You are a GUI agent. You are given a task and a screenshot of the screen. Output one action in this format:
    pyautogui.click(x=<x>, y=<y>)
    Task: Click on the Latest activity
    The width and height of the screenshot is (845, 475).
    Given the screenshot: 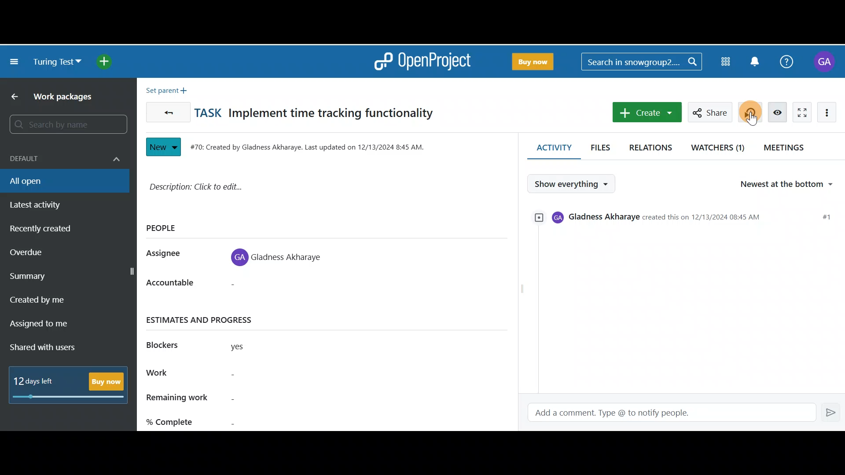 What is the action you would take?
    pyautogui.click(x=48, y=205)
    